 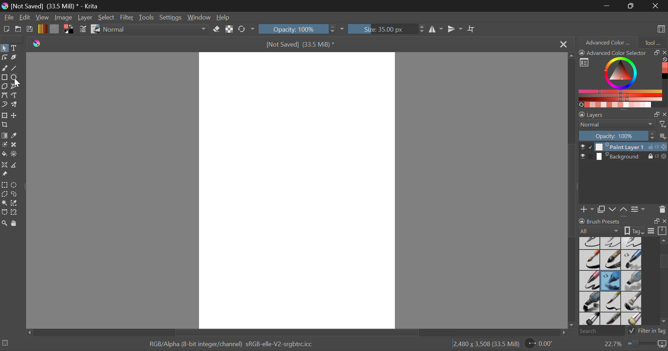 I want to click on Assistant Tool, so click(x=5, y=166).